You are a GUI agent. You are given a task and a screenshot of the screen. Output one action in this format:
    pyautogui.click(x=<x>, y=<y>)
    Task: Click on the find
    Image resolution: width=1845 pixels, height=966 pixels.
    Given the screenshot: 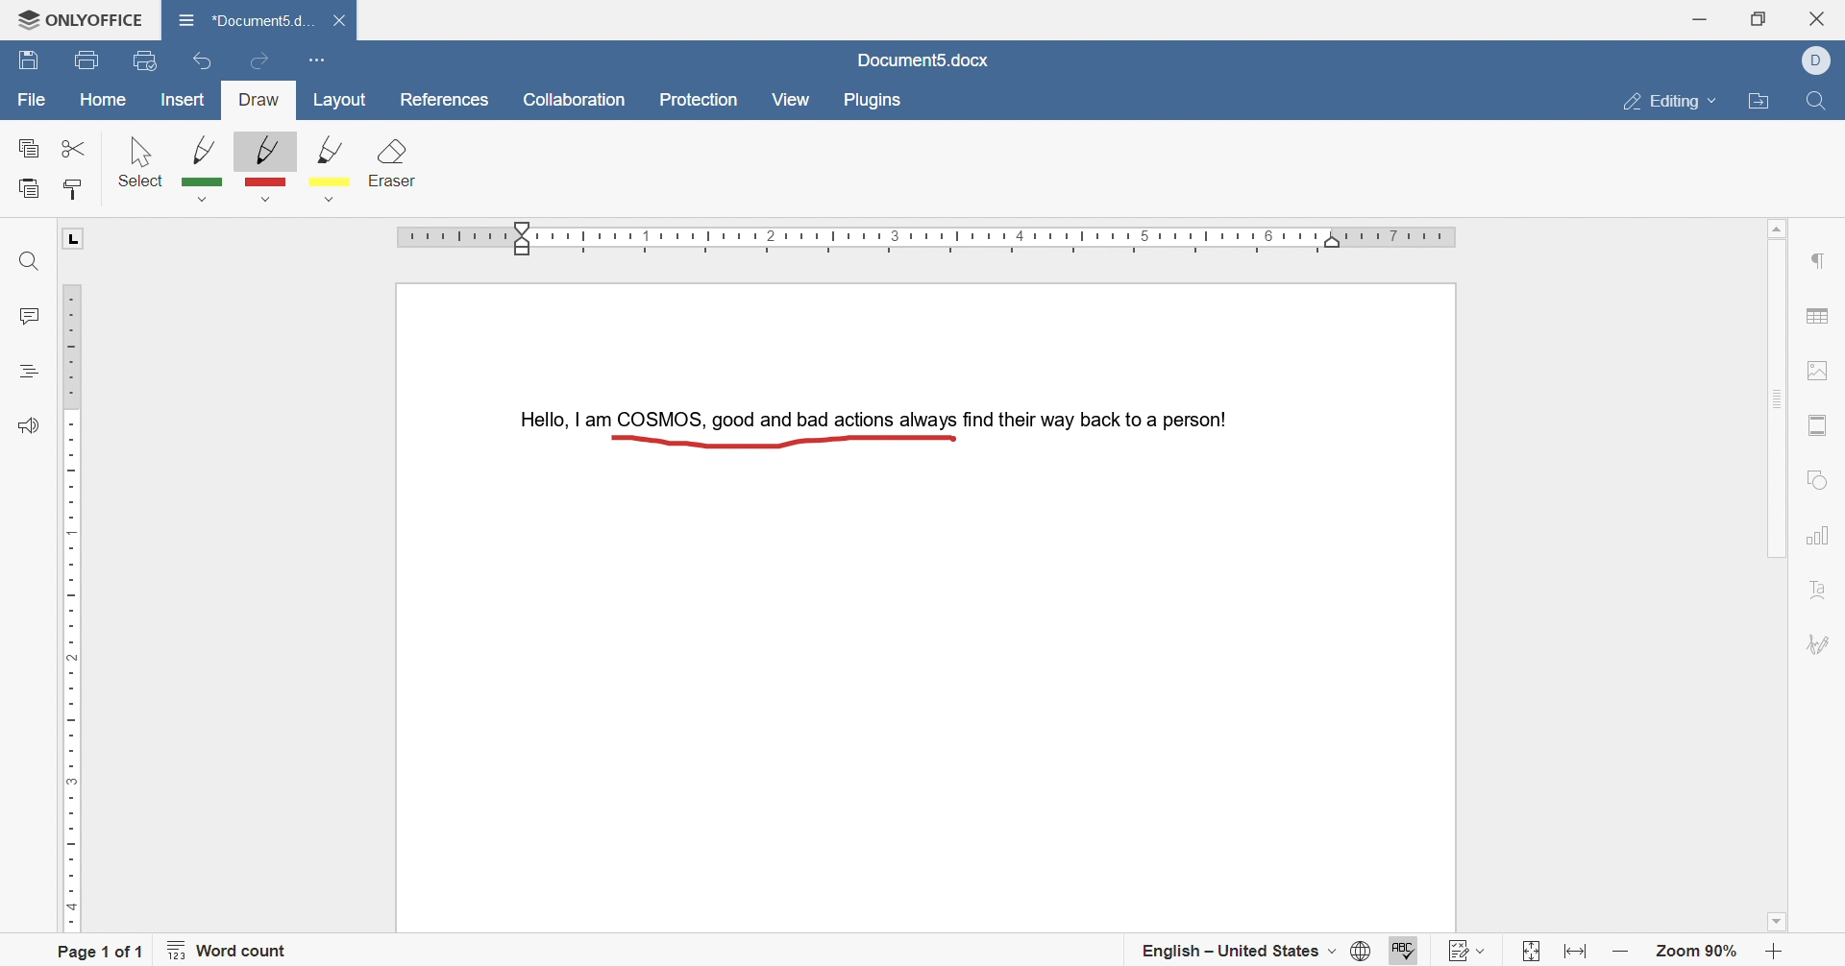 What is the action you would take?
    pyautogui.click(x=26, y=263)
    